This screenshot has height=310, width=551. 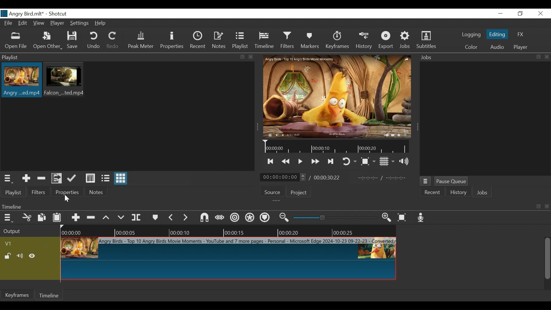 I want to click on Color, so click(x=470, y=47).